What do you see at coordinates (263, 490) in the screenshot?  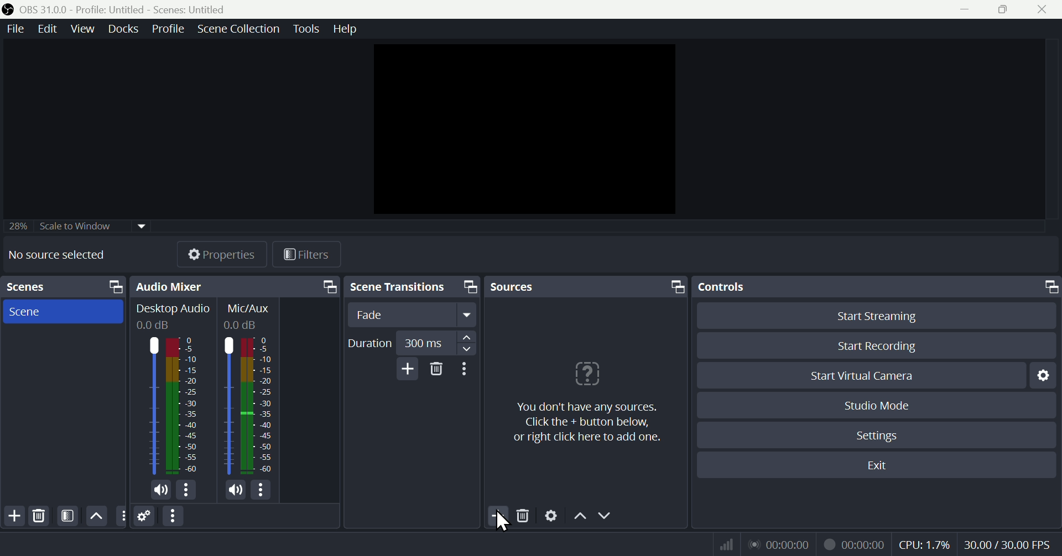 I see `More options` at bounding box center [263, 490].